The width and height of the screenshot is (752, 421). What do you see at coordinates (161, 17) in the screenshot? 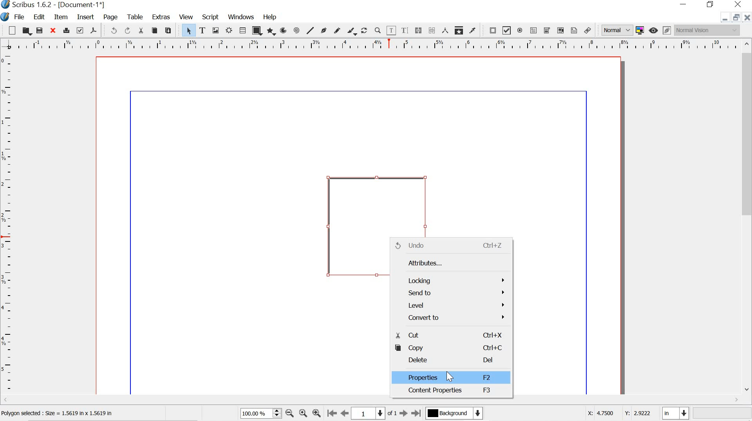
I see `extras` at bounding box center [161, 17].